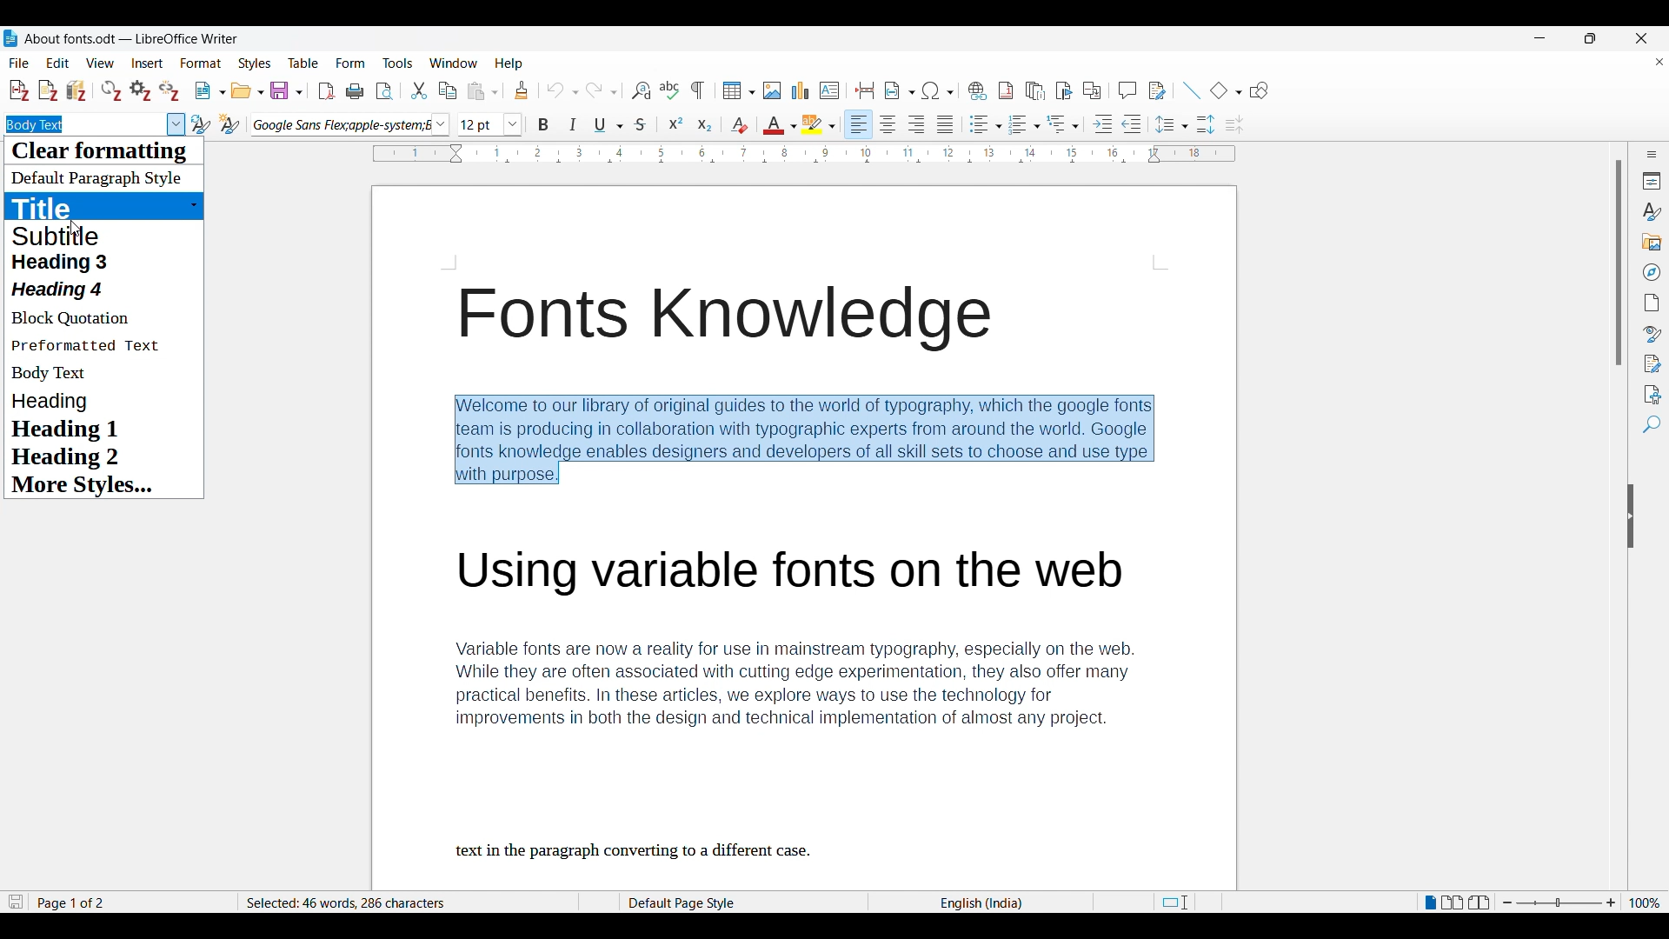 The height and width of the screenshot is (939, 1669). Describe the element at coordinates (63, 207) in the screenshot. I see `title` at that location.